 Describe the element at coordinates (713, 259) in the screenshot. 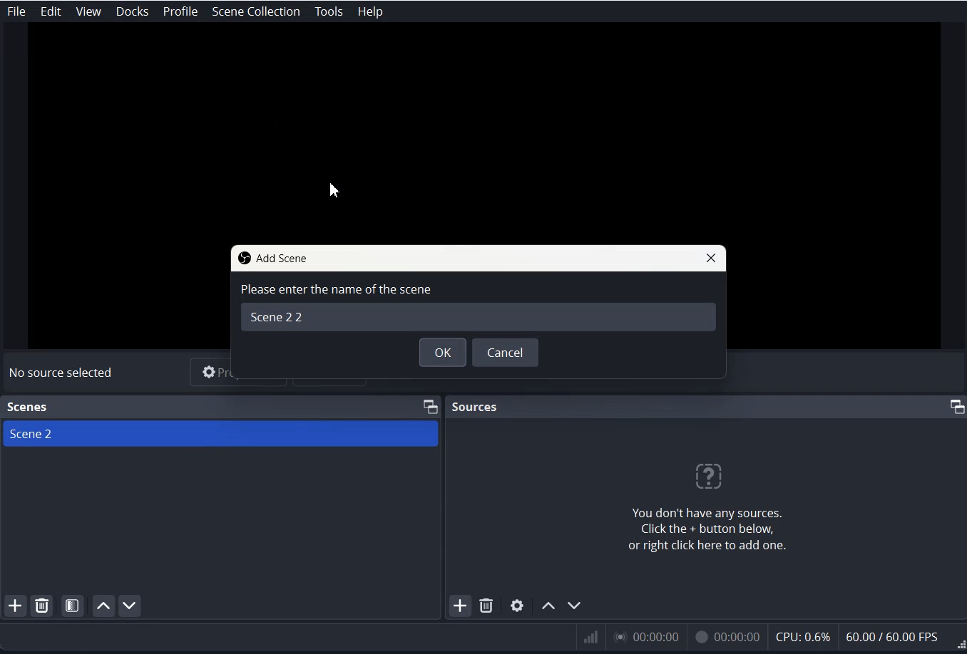

I see `Close` at that location.